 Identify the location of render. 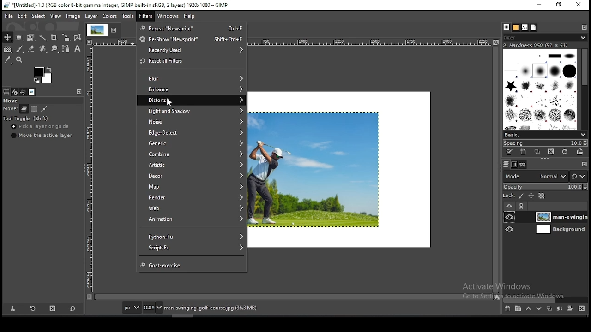
(191, 198).